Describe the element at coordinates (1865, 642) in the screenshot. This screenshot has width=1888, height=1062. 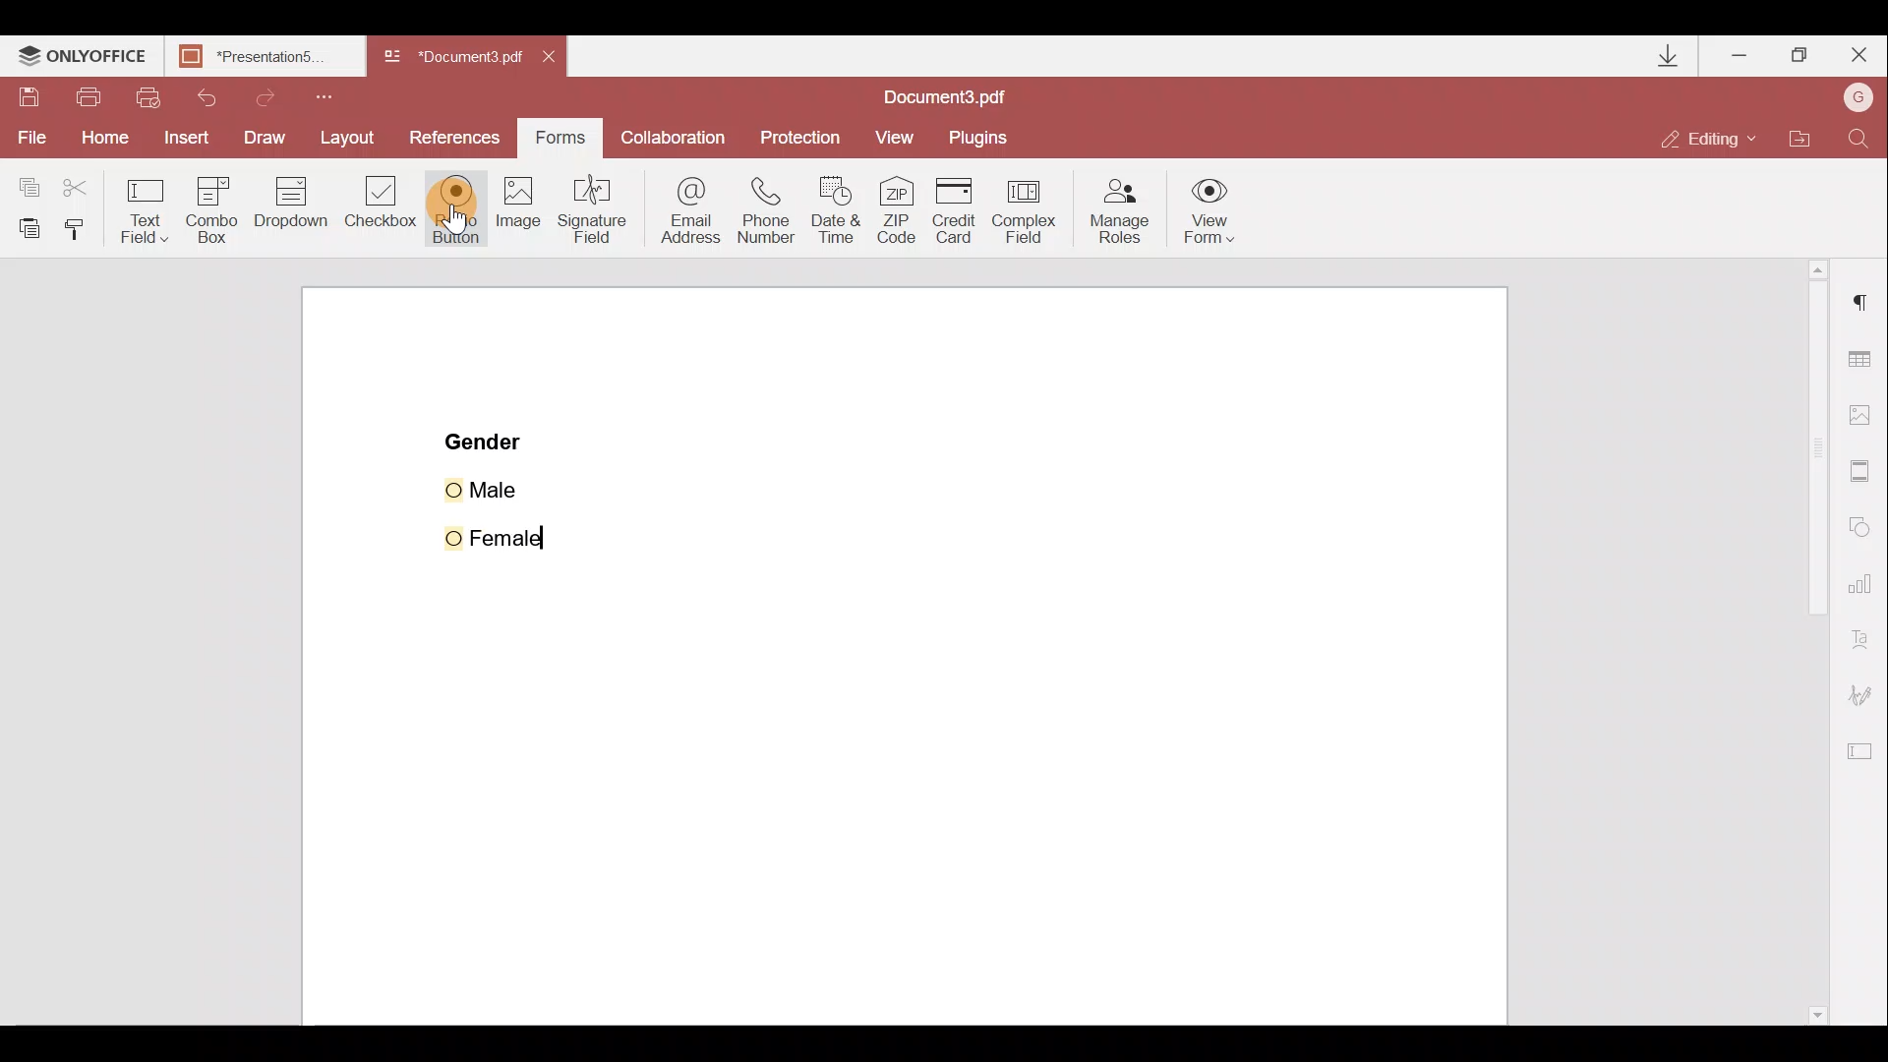
I see `Text Art settings` at that location.